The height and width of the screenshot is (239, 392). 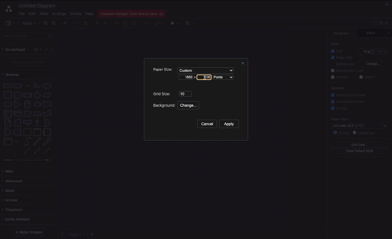 What do you see at coordinates (186, 77) in the screenshot?
I see `1850` at bounding box center [186, 77].